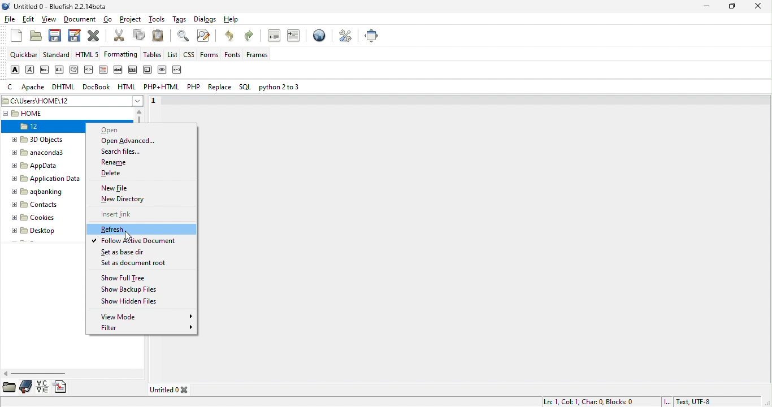 The width and height of the screenshot is (772, 407). What do you see at coordinates (729, 8) in the screenshot?
I see `maximize` at bounding box center [729, 8].